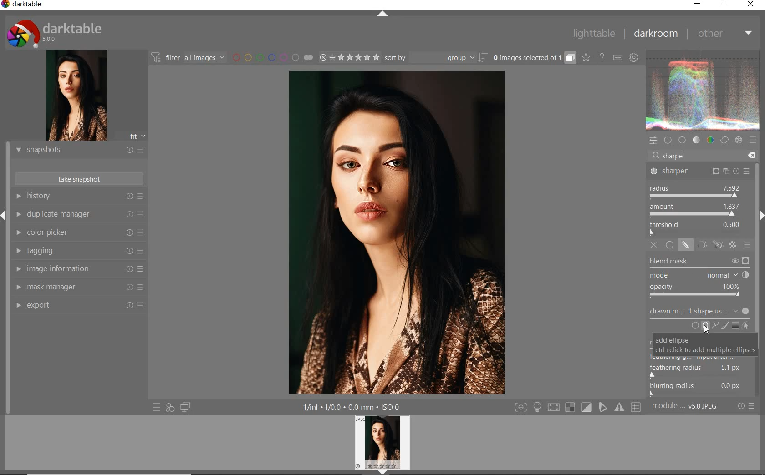 The width and height of the screenshot is (765, 475). What do you see at coordinates (76, 306) in the screenshot?
I see `EXPORT` at bounding box center [76, 306].